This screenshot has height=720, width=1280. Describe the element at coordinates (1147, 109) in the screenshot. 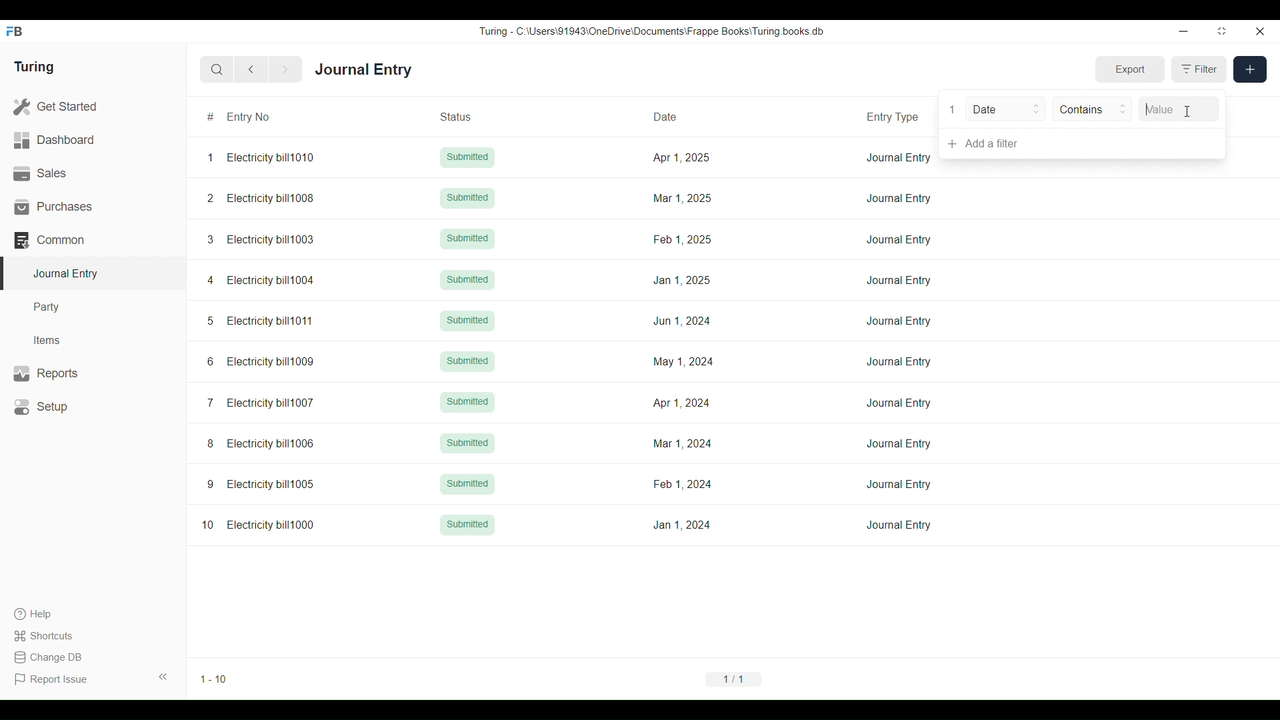

I see `Typing cursor` at that location.